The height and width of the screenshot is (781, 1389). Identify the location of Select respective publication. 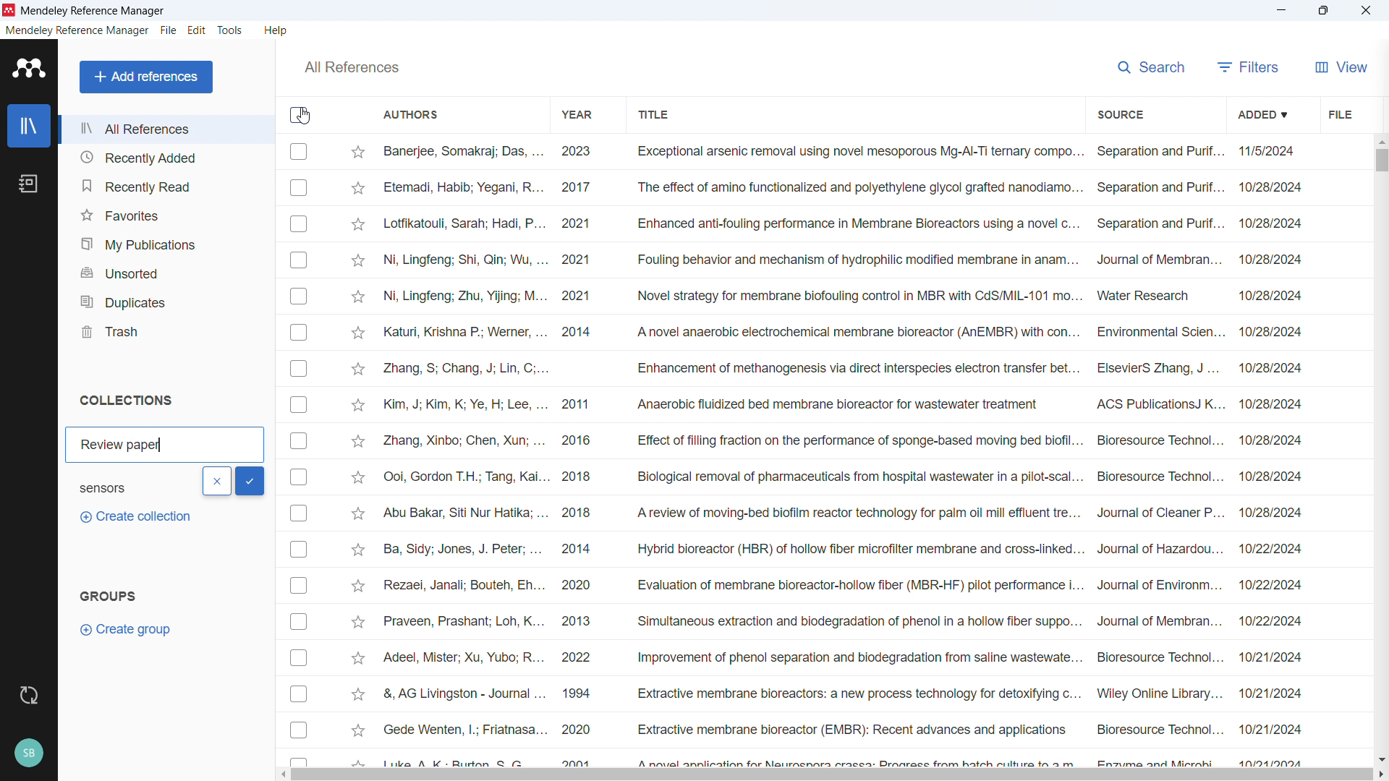
(299, 223).